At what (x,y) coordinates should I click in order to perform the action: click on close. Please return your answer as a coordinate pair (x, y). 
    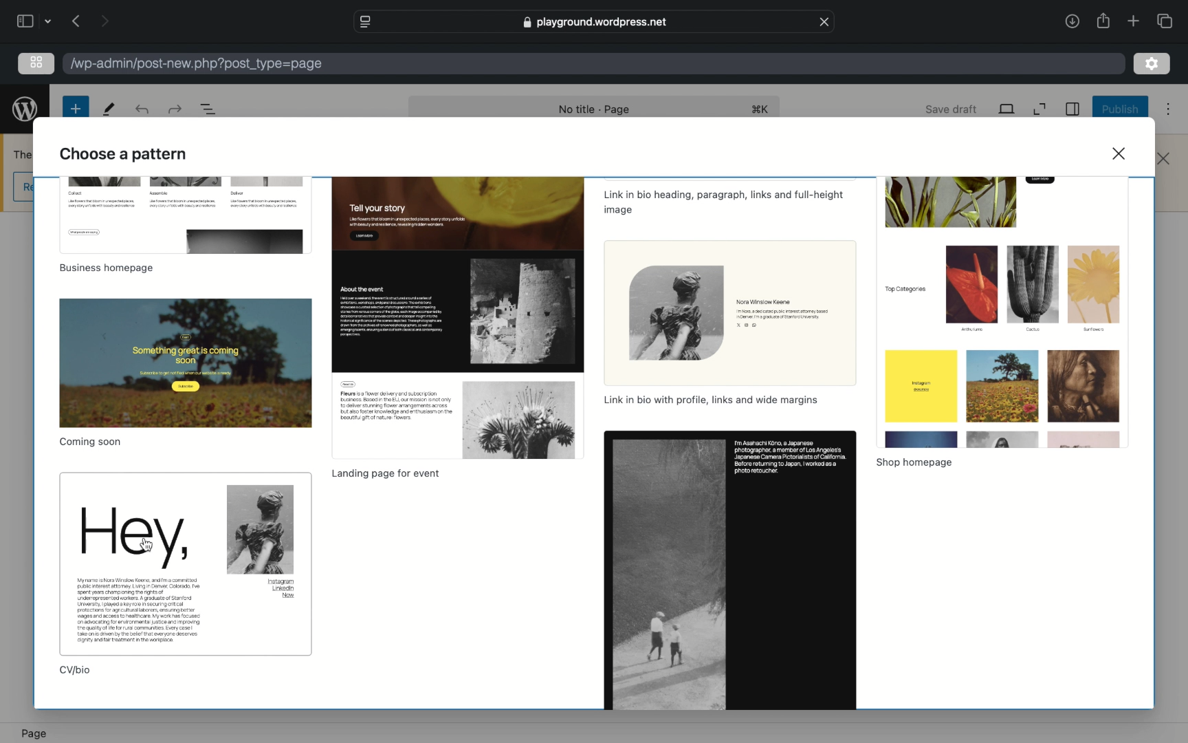
    Looking at the image, I should click on (825, 21).